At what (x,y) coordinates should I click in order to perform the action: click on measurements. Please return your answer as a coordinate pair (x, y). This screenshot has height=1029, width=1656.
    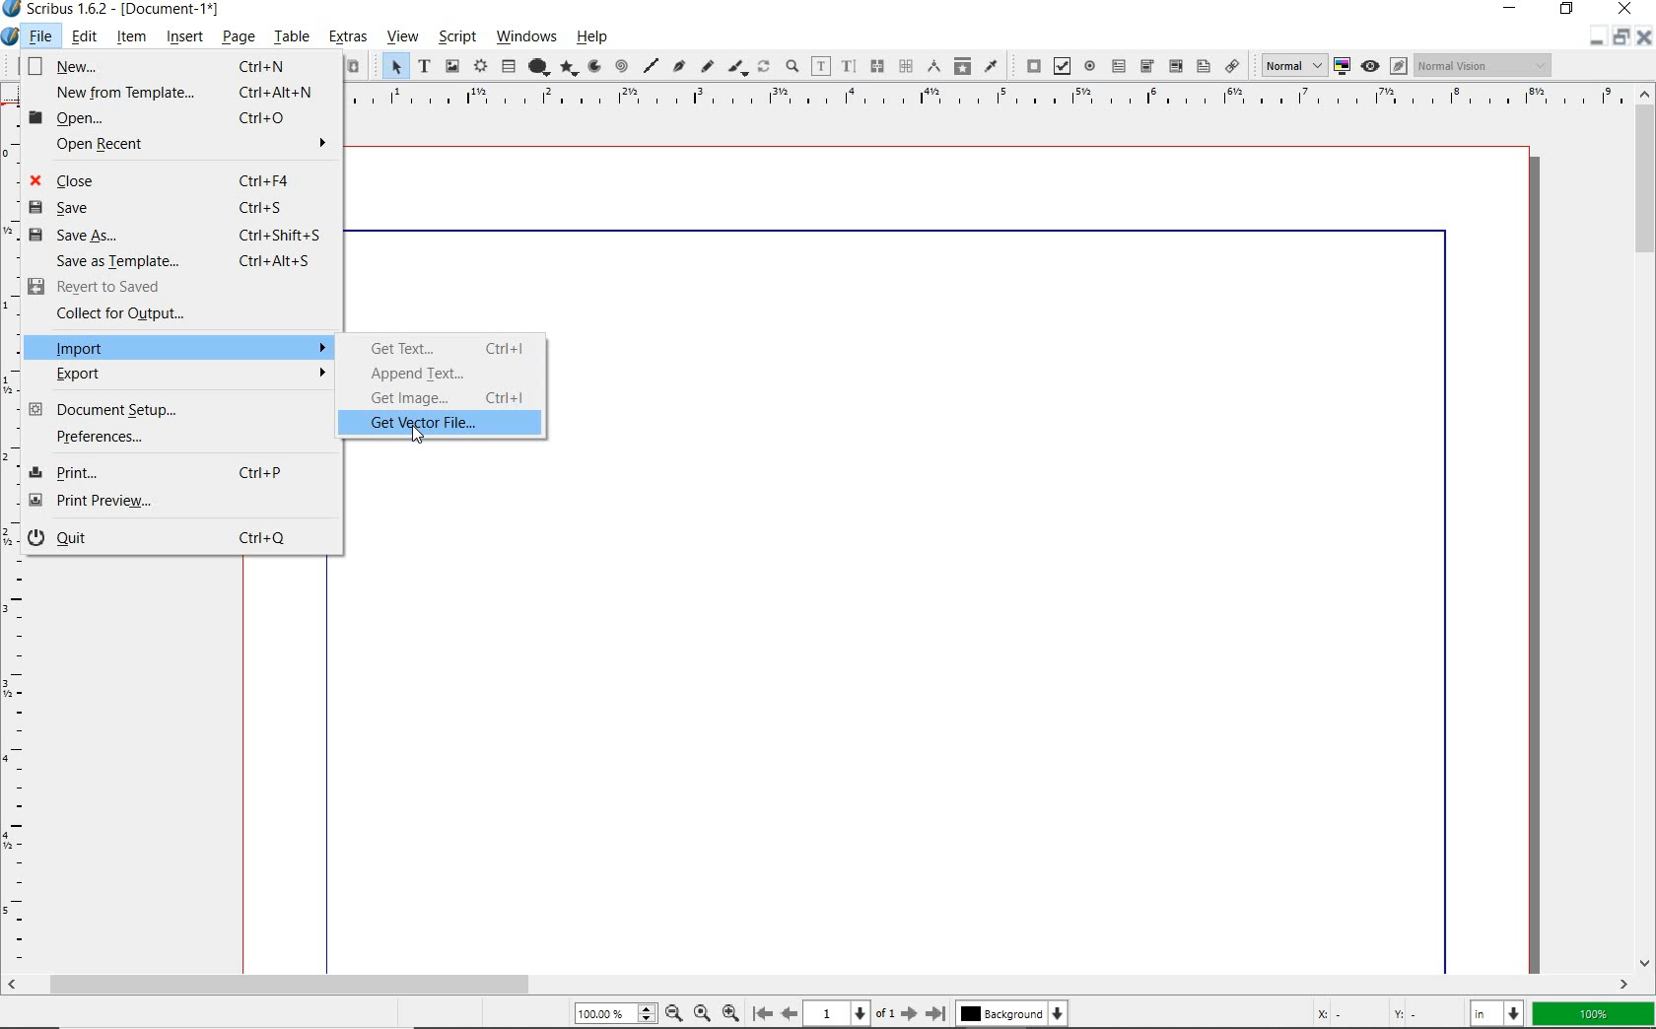
    Looking at the image, I should click on (935, 66).